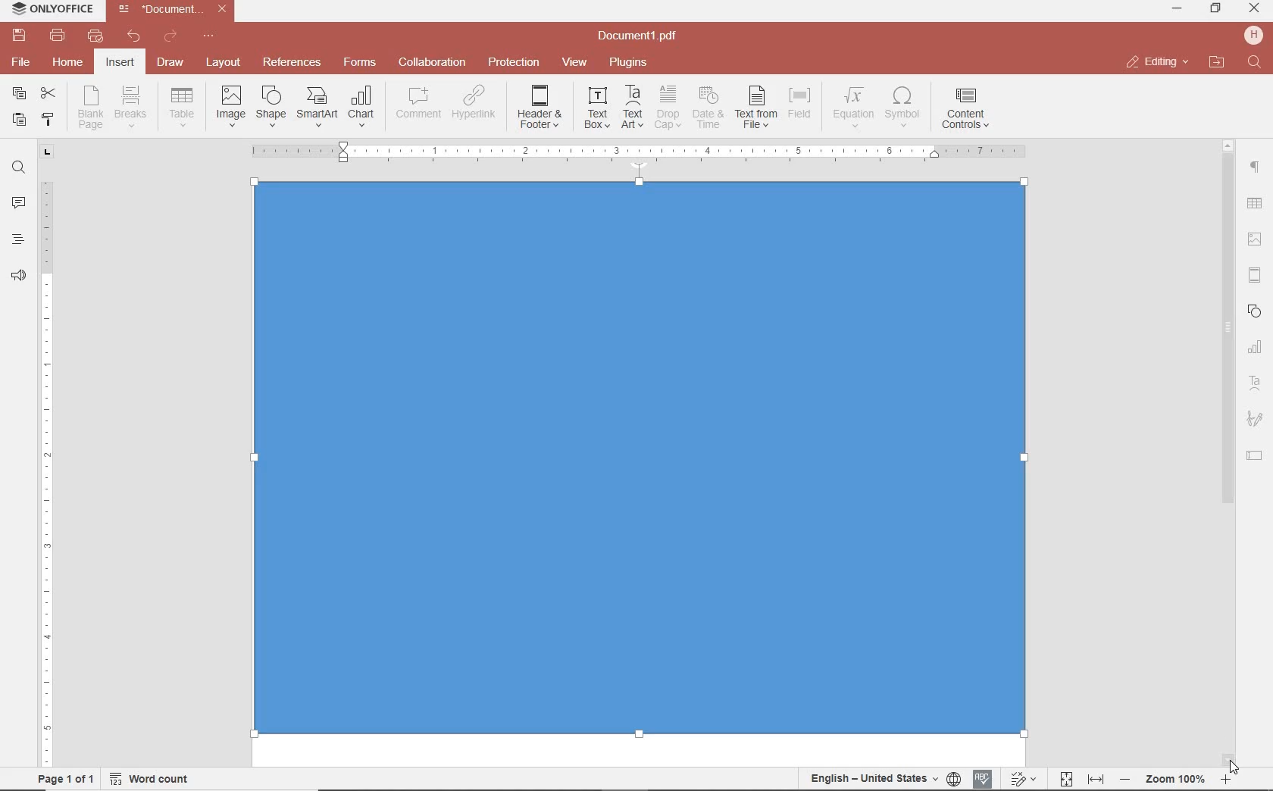 This screenshot has height=791, width=1273. I want to click on comments, so click(18, 204).